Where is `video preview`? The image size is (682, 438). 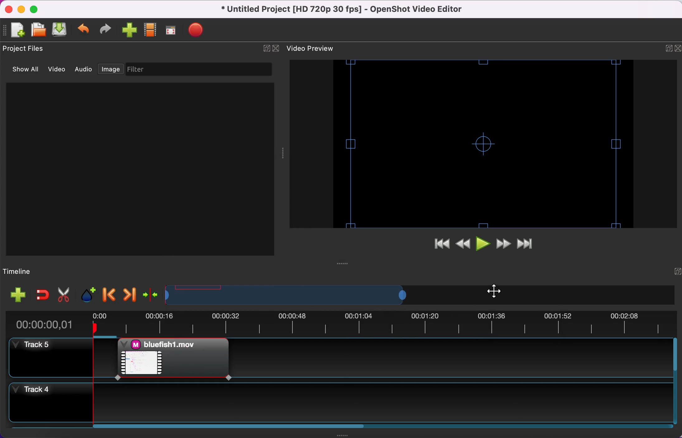
video preview is located at coordinates (316, 48).